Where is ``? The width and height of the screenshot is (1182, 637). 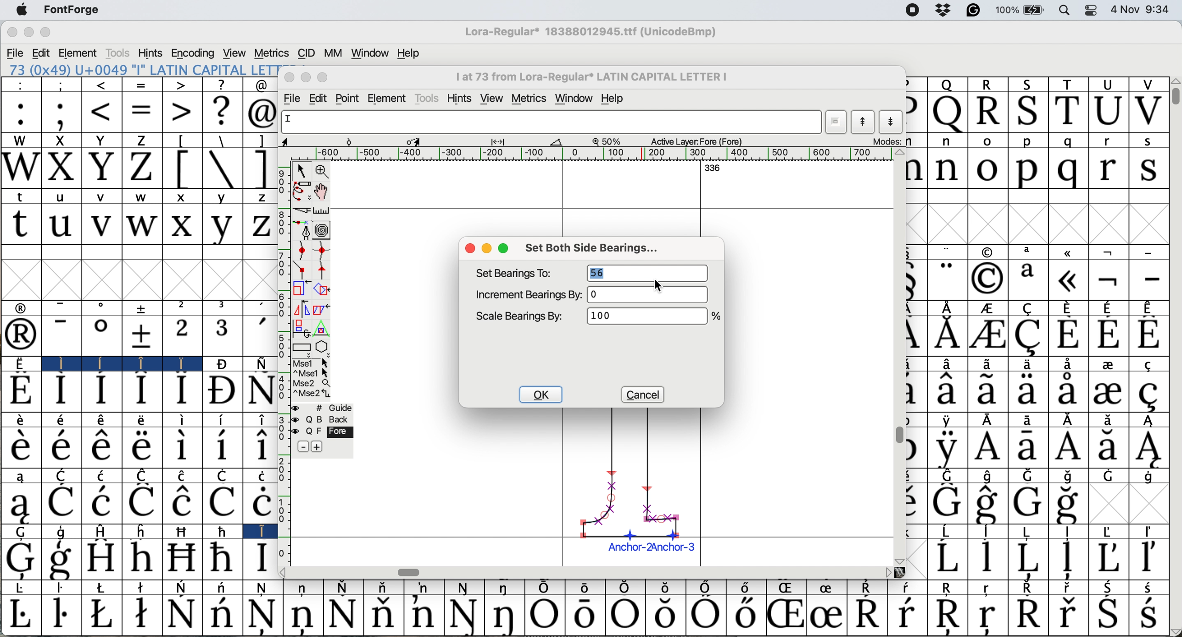
 is located at coordinates (899, 153).